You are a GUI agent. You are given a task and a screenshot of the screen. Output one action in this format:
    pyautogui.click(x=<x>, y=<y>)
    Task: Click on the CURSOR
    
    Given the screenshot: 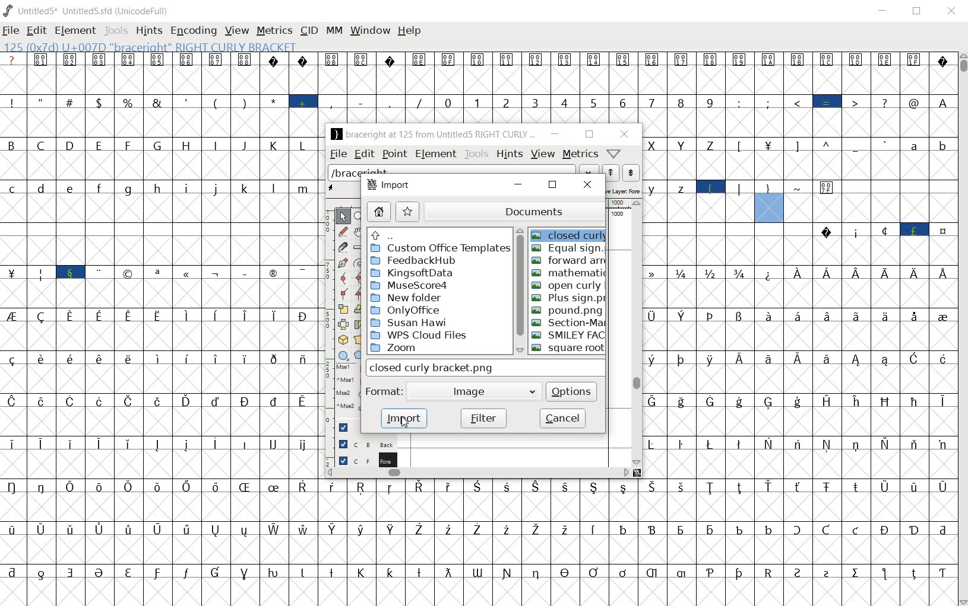 What is the action you would take?
    pyautogui.click(x=553, y=238)
    